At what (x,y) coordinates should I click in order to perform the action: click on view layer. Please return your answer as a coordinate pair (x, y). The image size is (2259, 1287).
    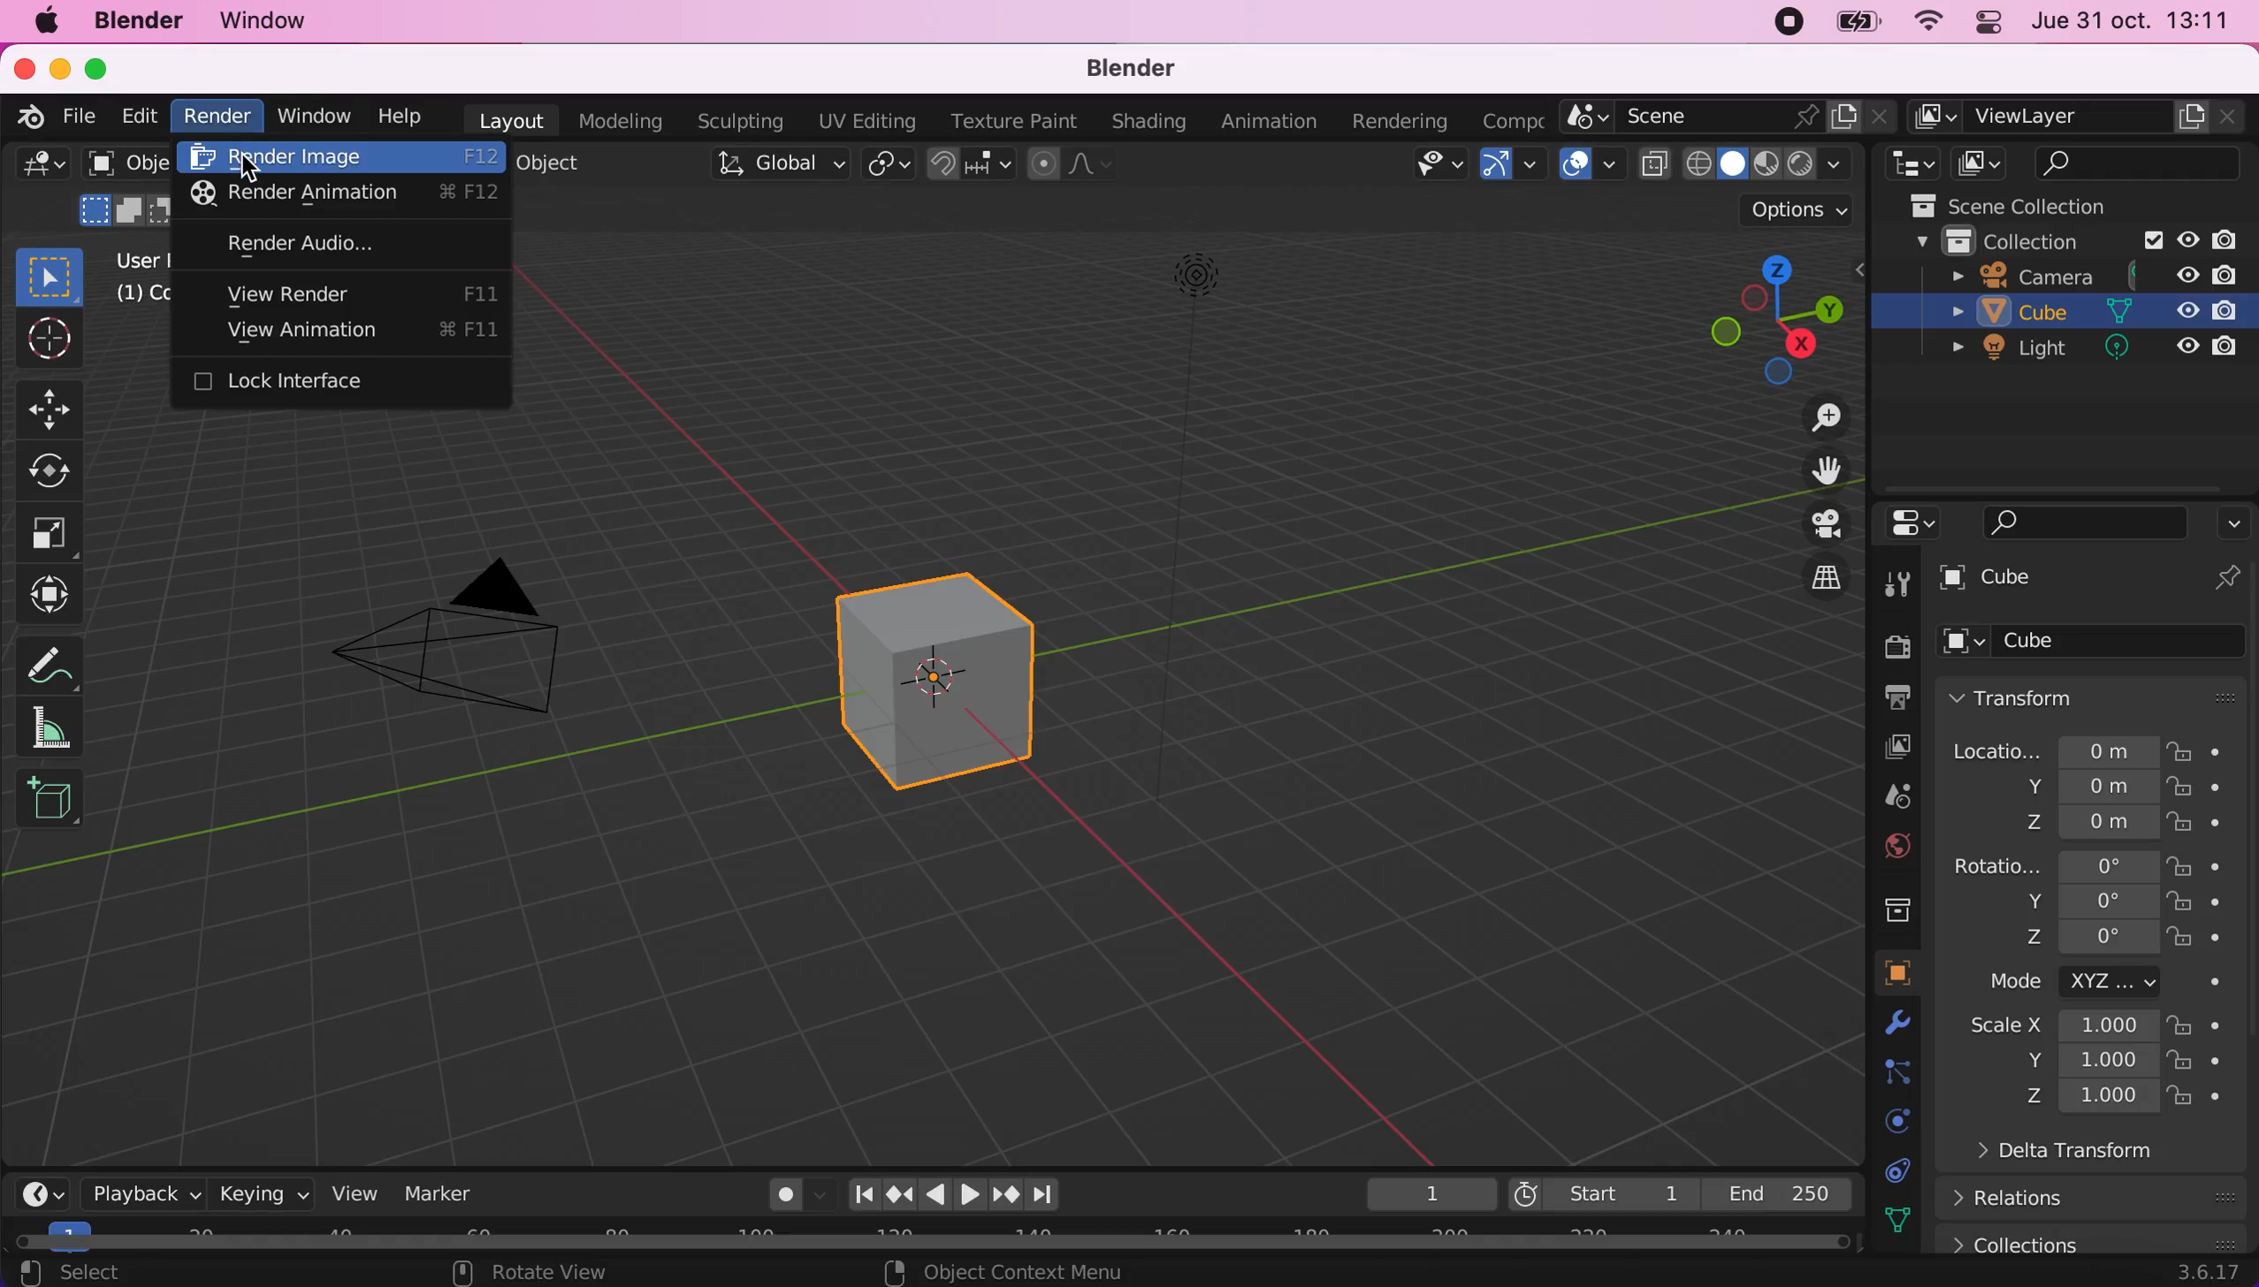
    Looking at the image, I should click on (2081, 117).